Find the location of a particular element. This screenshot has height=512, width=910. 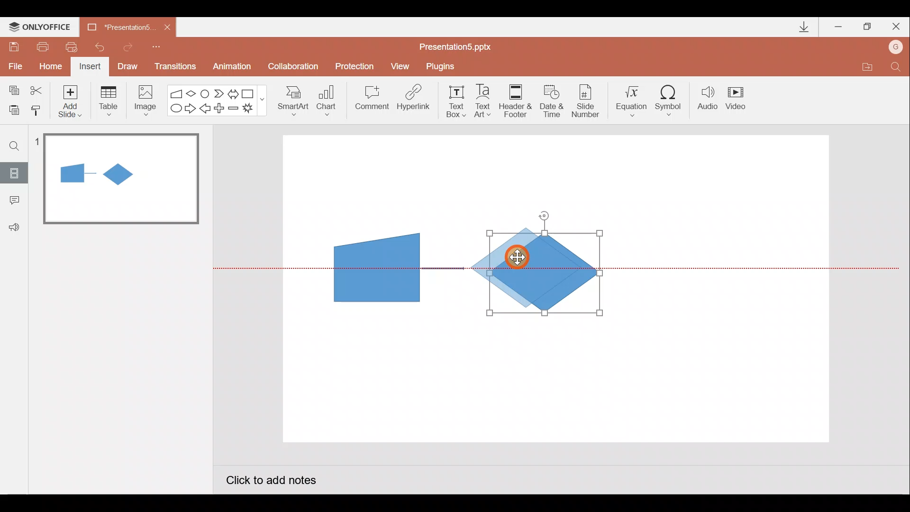

Audio is located at coordinates (708, 100).